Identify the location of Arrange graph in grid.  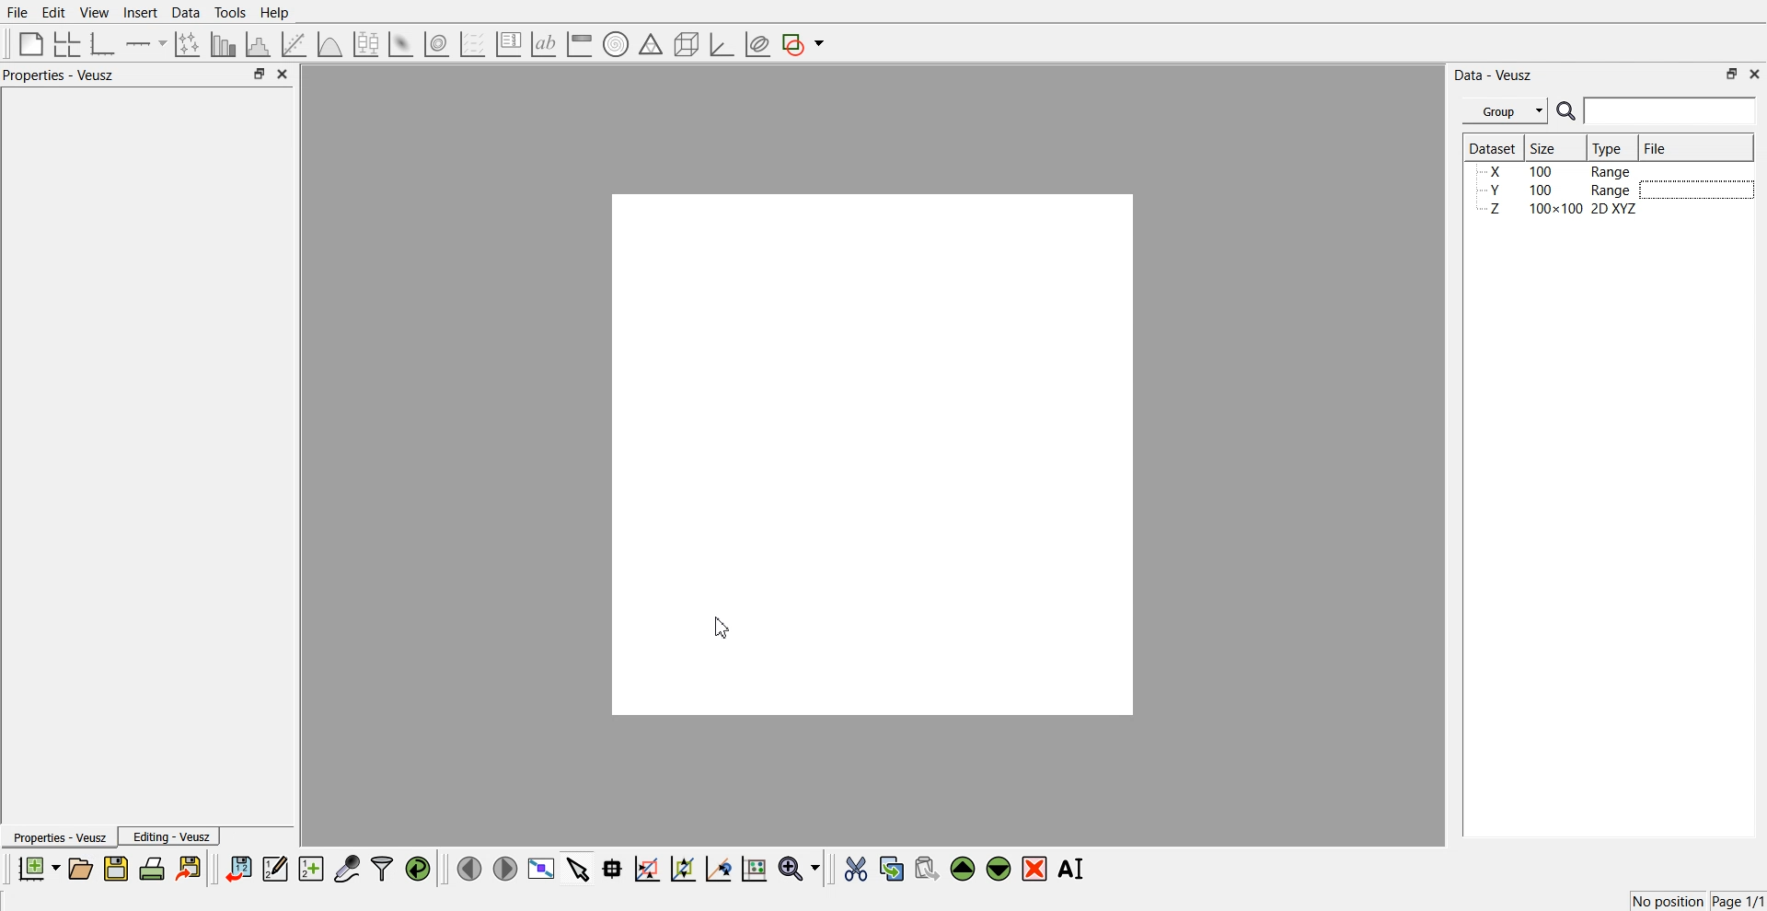
(67, 45).